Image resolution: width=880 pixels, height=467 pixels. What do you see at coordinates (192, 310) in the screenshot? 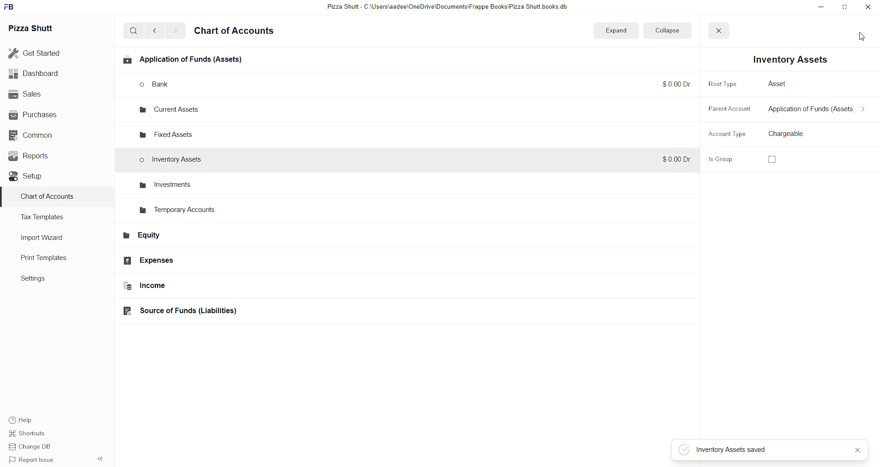
I see `Source of funds(Liabilities)` at bounding box center [192, 310].